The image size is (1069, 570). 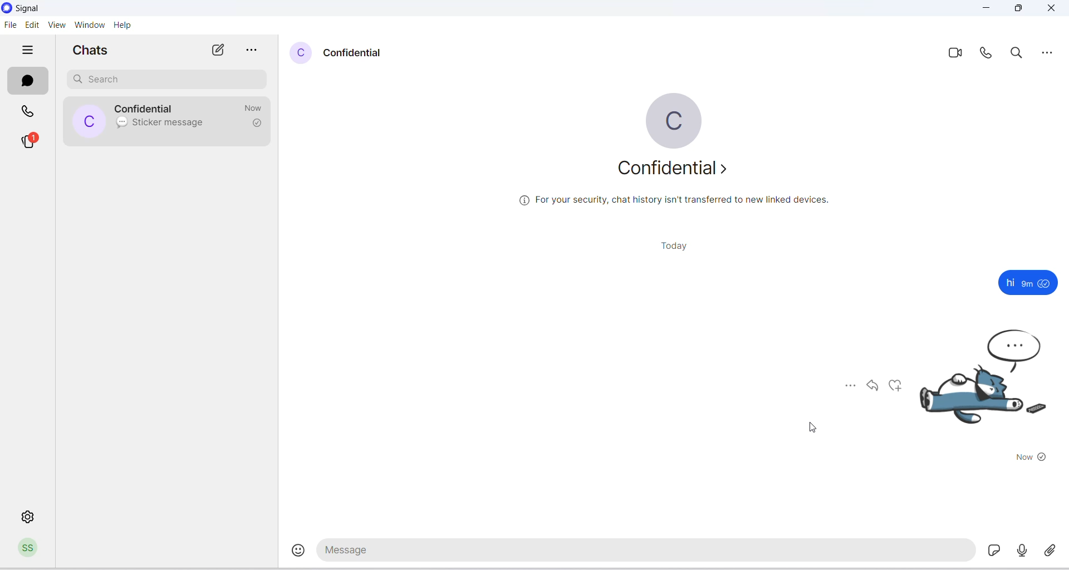 What do you see at coordinates (122, 25) in the screenshot?
I see `help` at bounding box center [122, 25].